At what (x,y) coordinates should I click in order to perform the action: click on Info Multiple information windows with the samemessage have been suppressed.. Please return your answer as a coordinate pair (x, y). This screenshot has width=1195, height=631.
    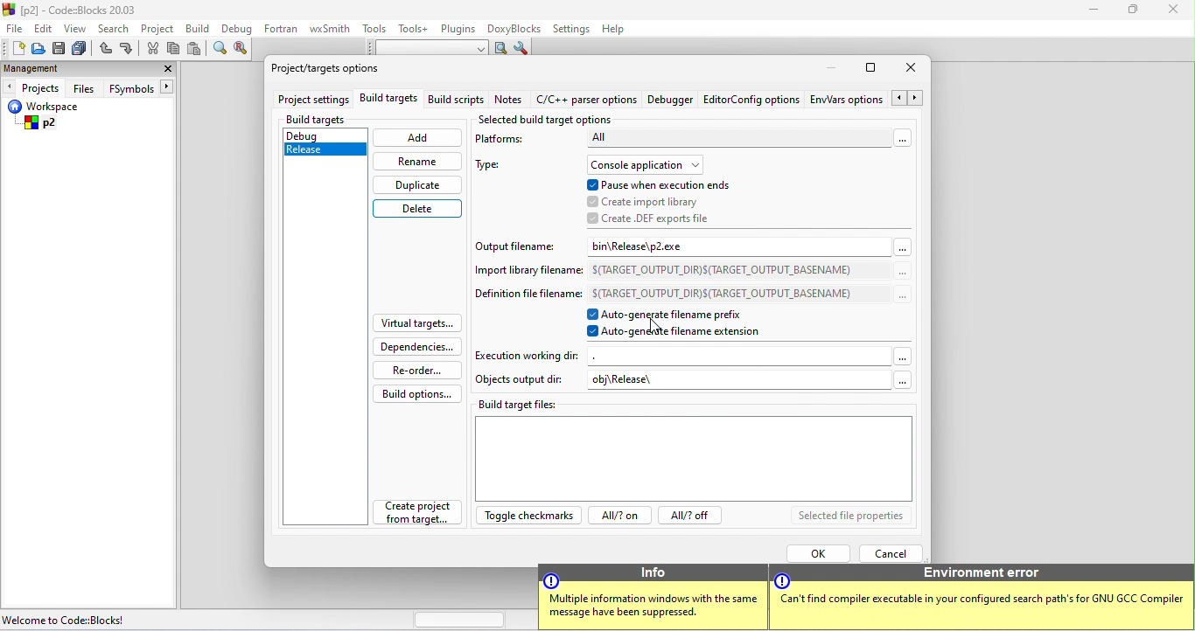
    Looking at the image, I should click on (651, 596).